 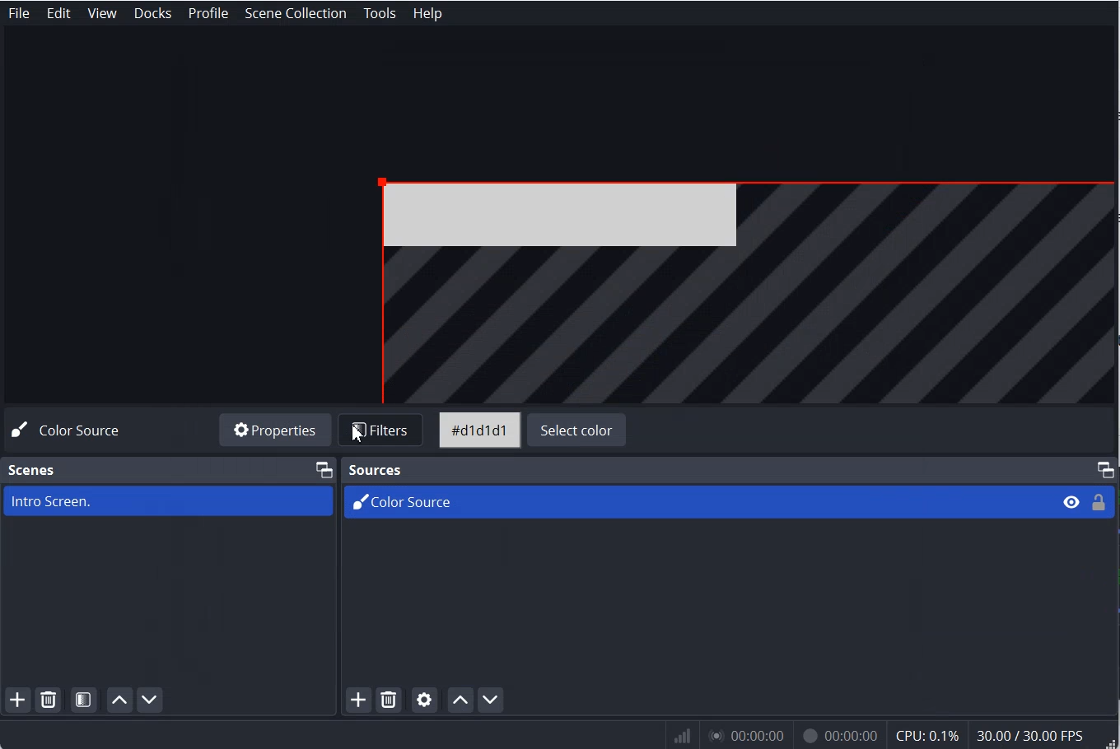 I want to click on Cursor, so click(x=357, y=434).